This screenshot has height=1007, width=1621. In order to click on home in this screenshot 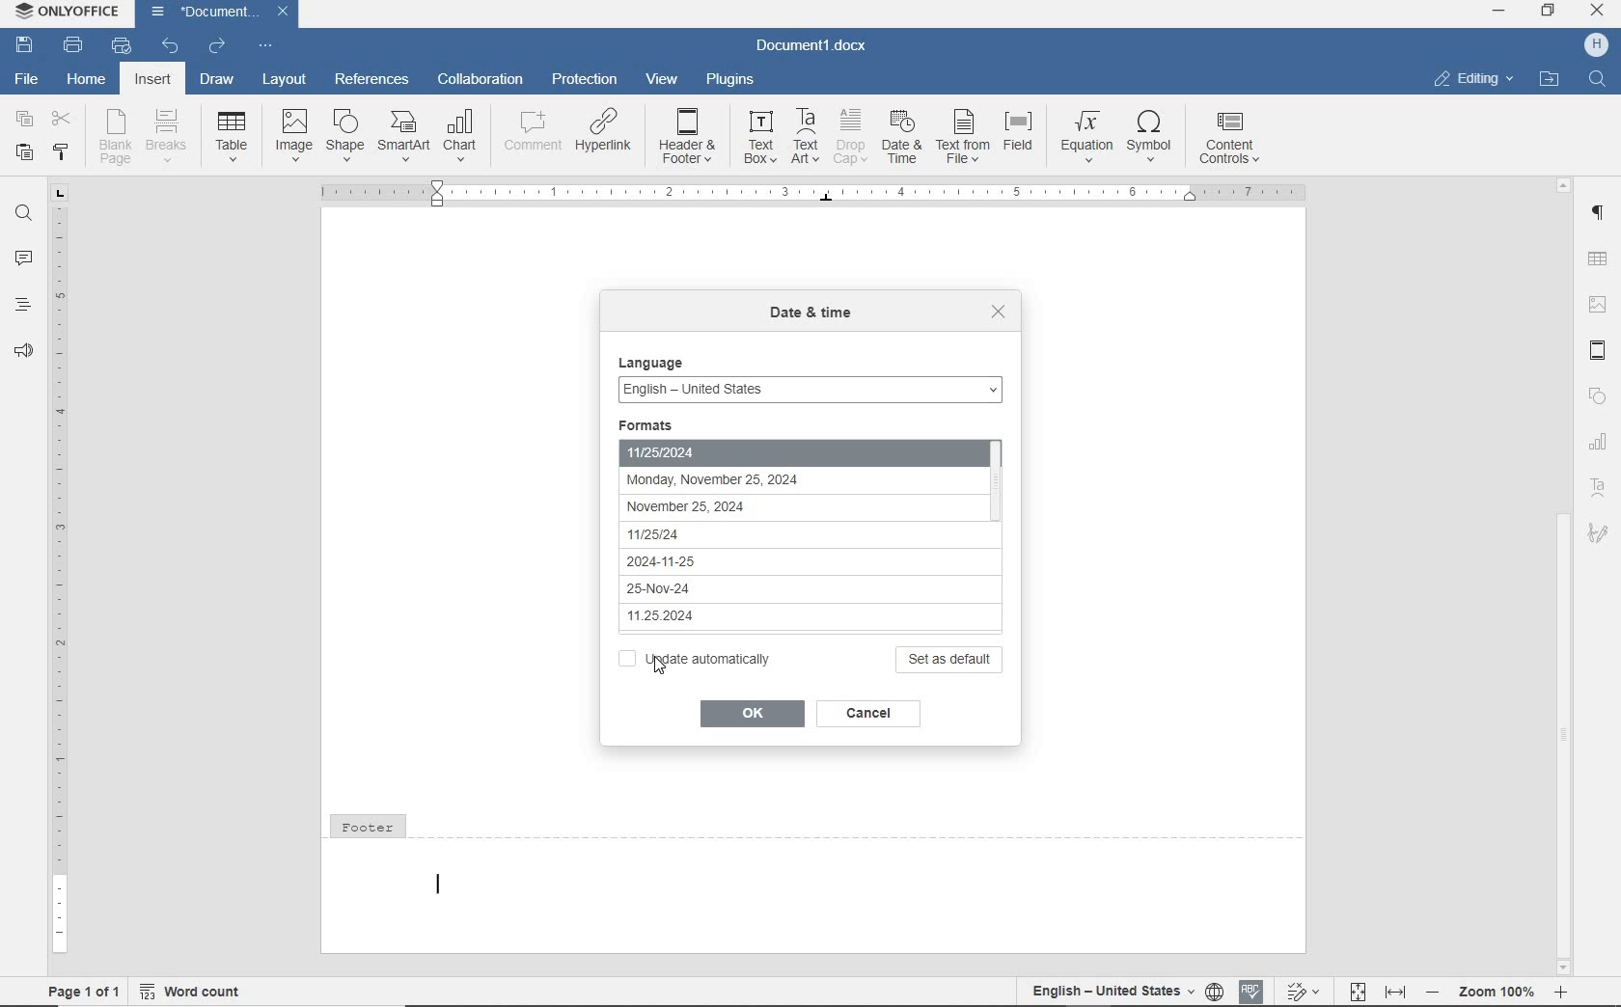, I will do `click(86, 81)`.